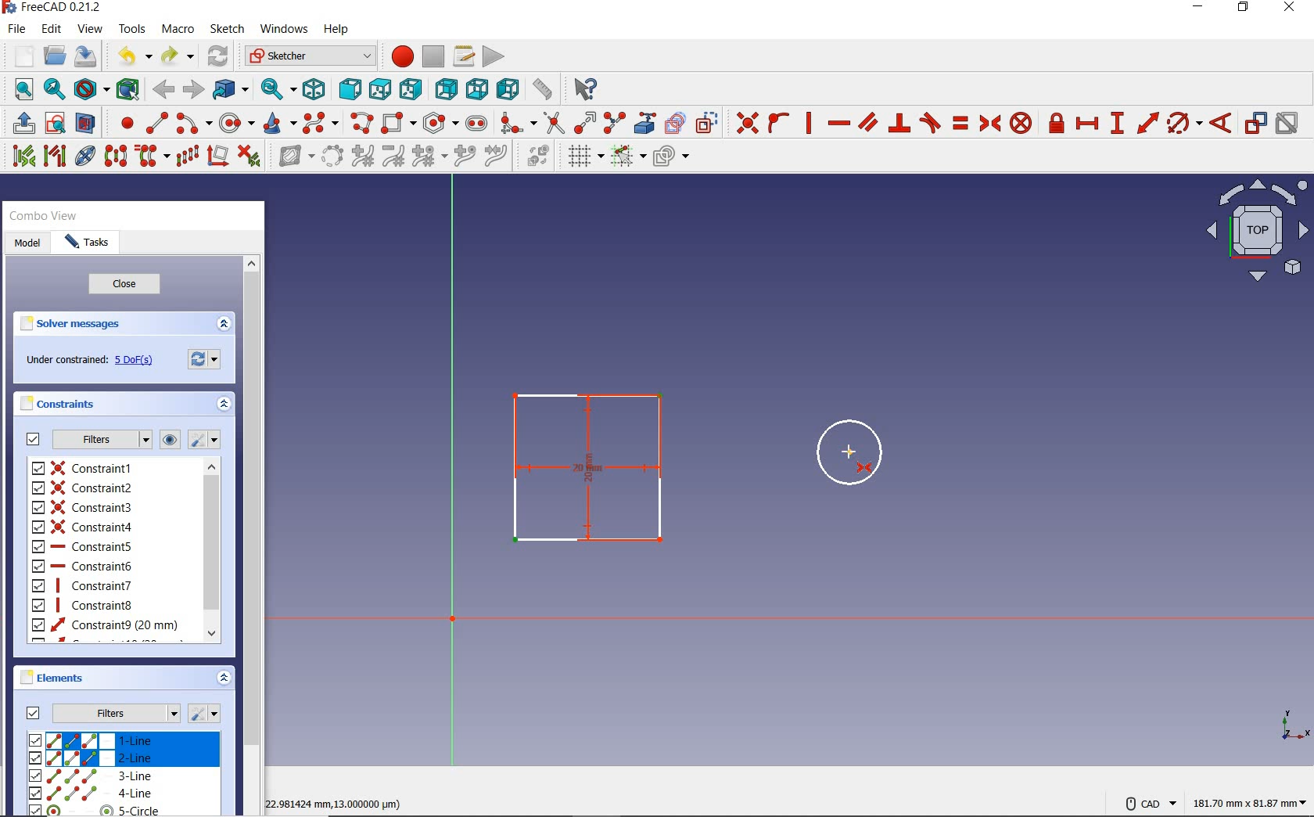  What do you see at coordinates (508, 88) in the screenshot?
I see `left` at bounding box center [508, 88].